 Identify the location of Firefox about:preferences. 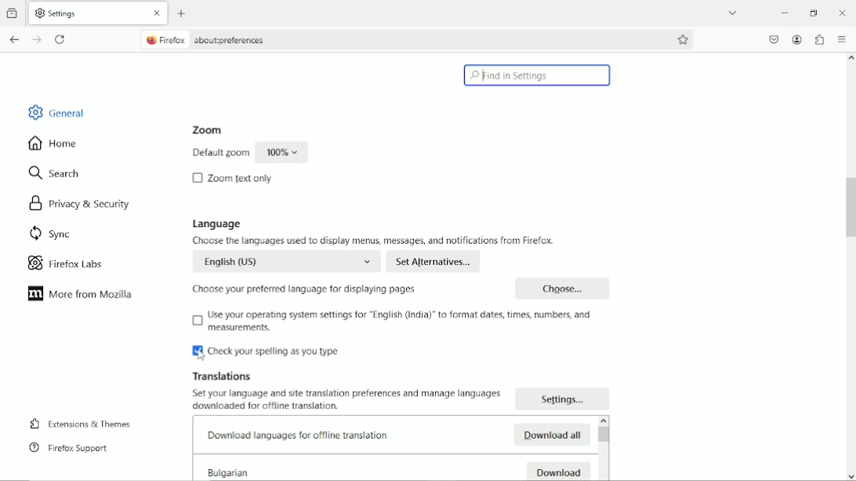
(207, 38).